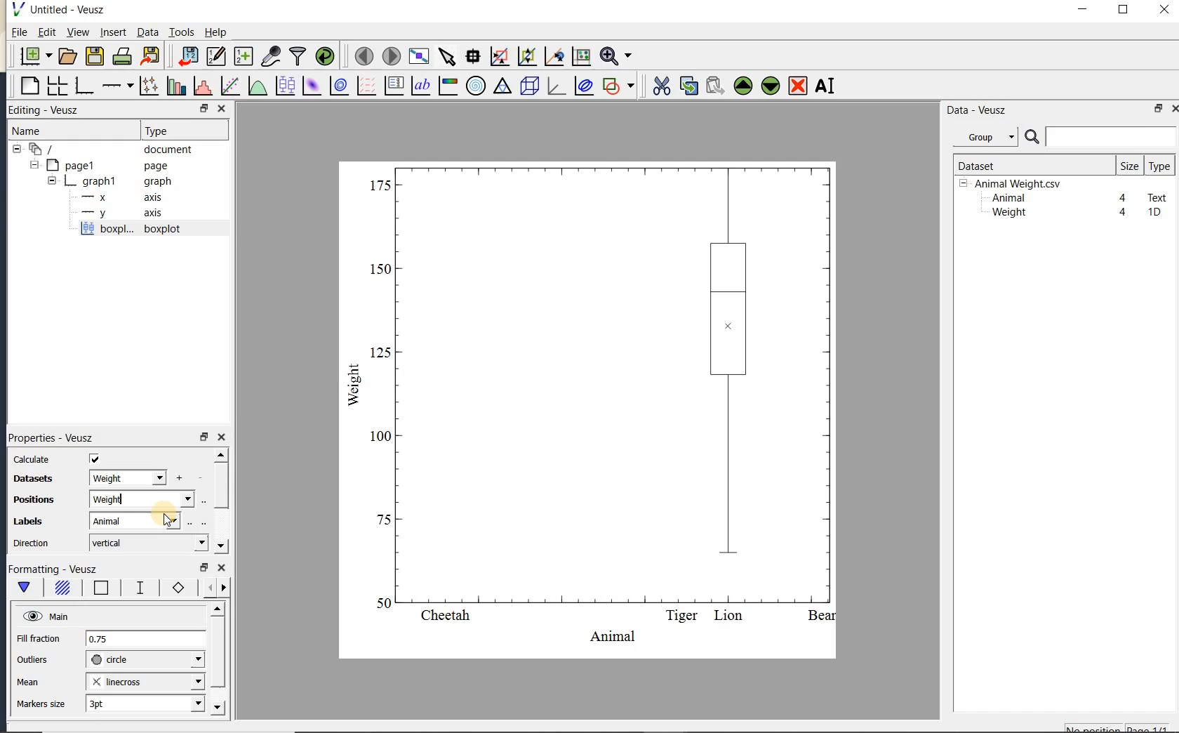 The image size is (1179, 733). What do you see at coordinates (222, 569) in the screenshot?
I see `close` at bounding box center [222, 569].